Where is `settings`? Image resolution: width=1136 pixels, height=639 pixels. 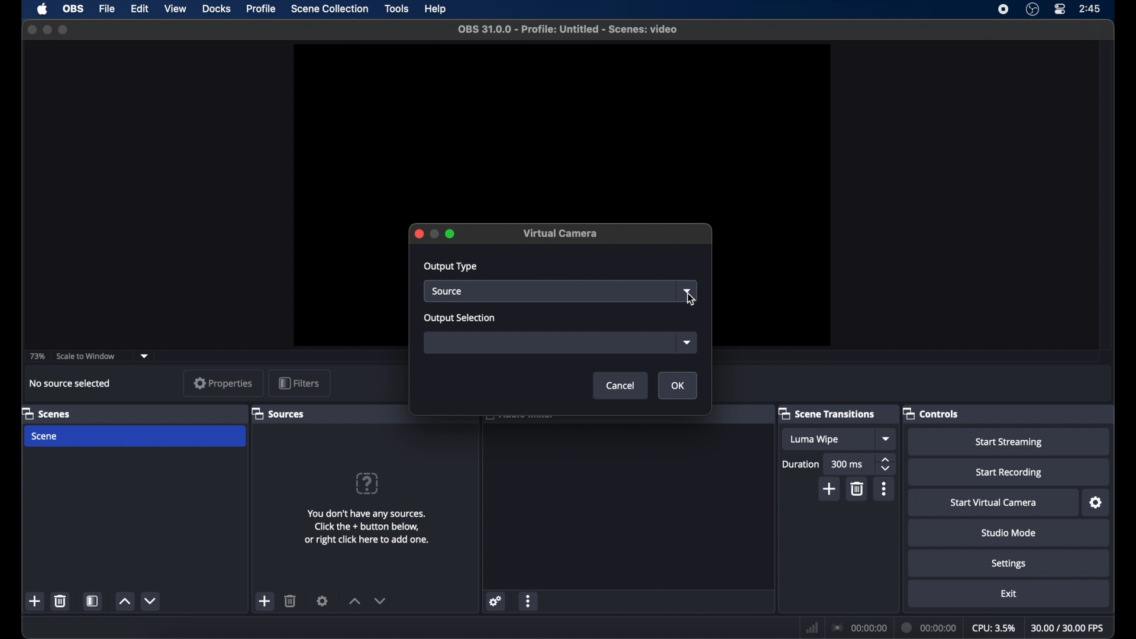 settings is located at coordinates (1095, 503).